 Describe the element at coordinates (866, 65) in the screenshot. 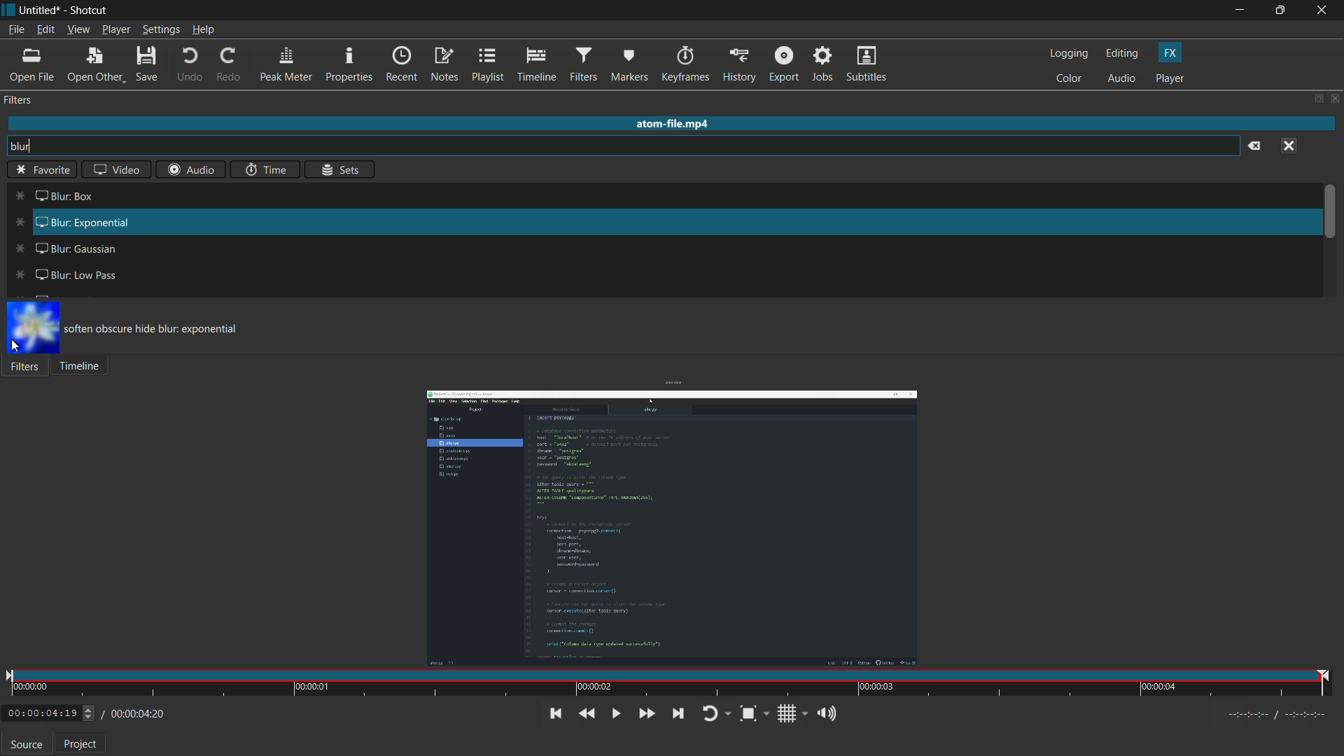

I see `subtitles` at that location.